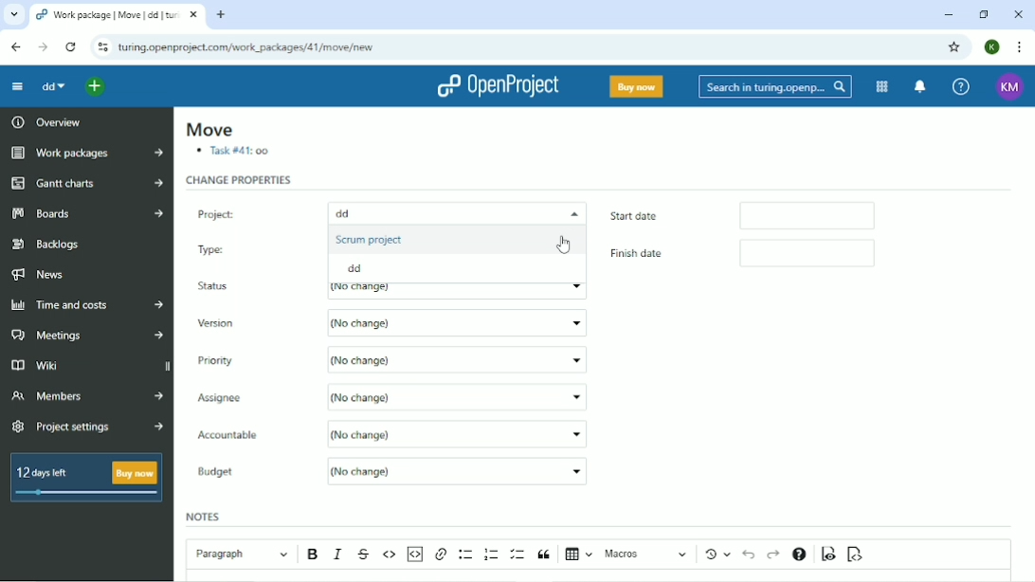 This screenshot has height=582, width=1035. What do you see at coordinates (649, 255) in the screenshot?
I see `Finish date` at bounding box center [649, 255].